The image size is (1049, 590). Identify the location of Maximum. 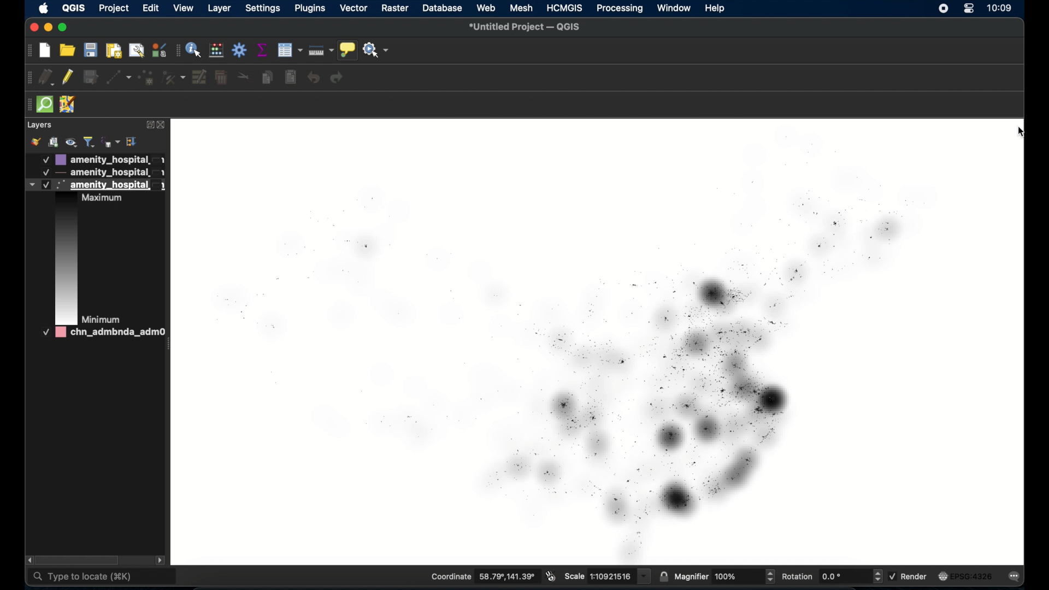
(106, 199).